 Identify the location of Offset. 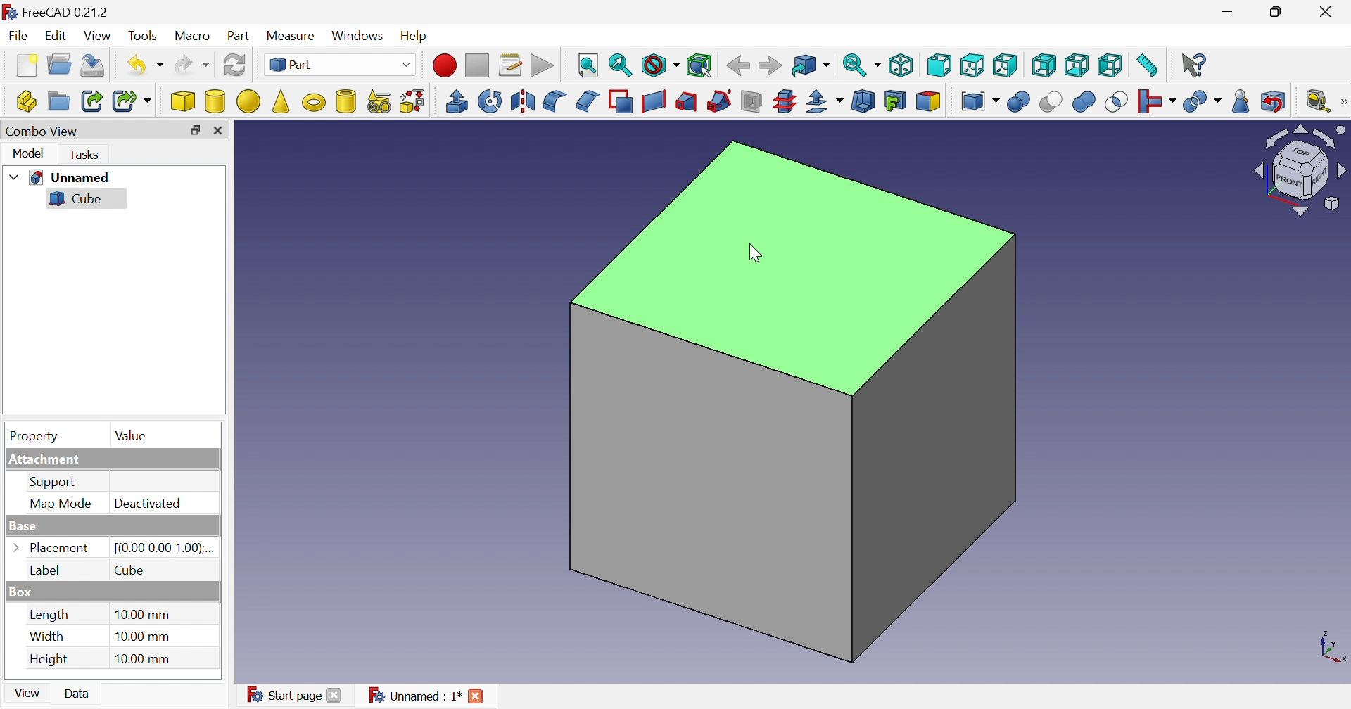
(827, 102).